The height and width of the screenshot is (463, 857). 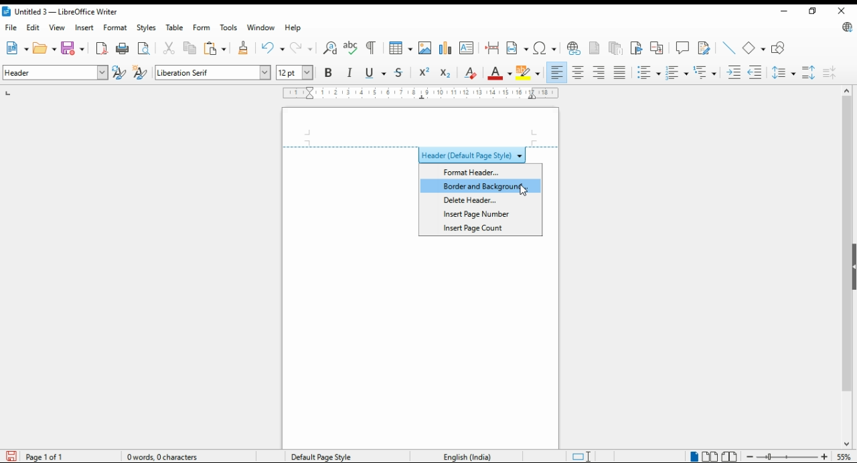 I want to click on insert special character, so click(x=544, y=48).